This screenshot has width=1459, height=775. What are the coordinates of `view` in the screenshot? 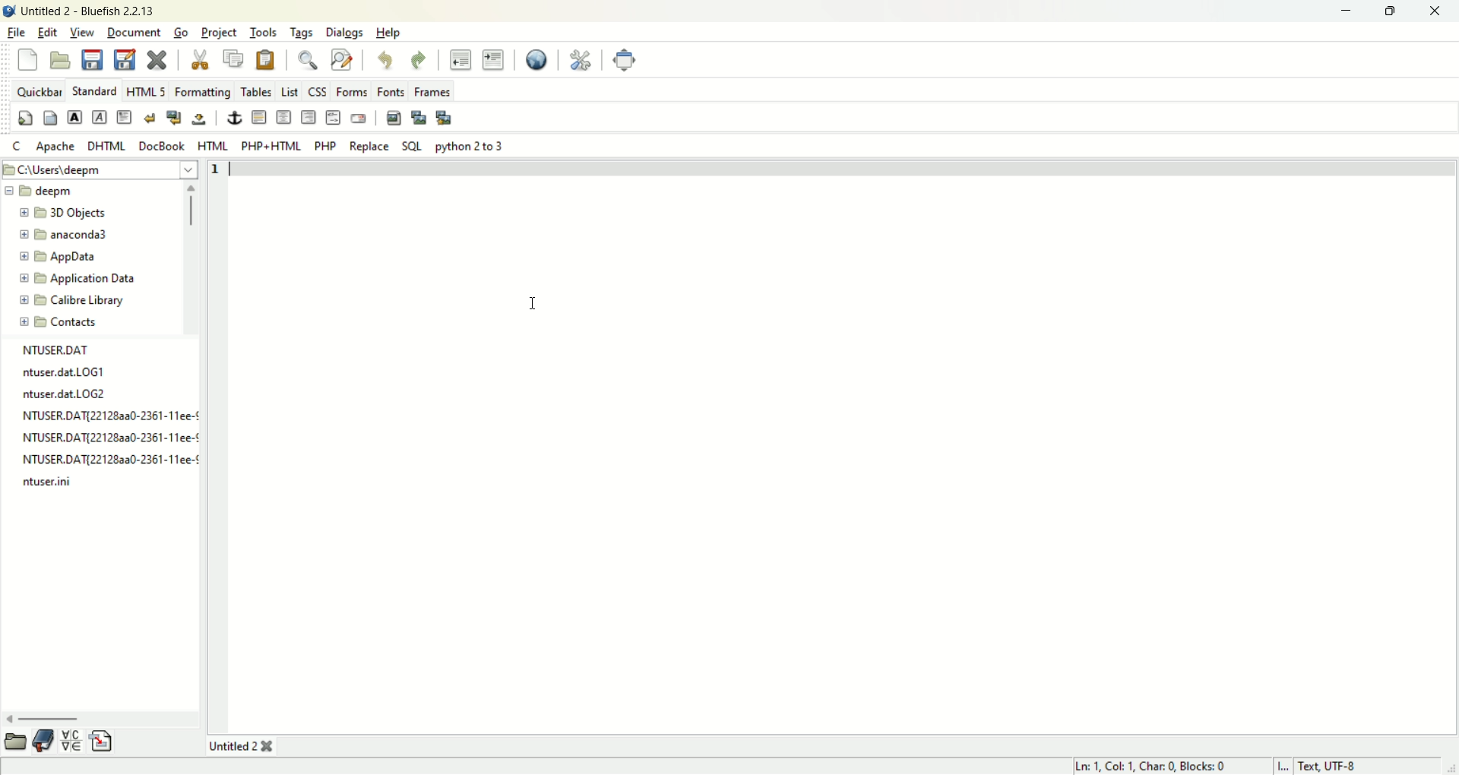 It's located at (84, 33).